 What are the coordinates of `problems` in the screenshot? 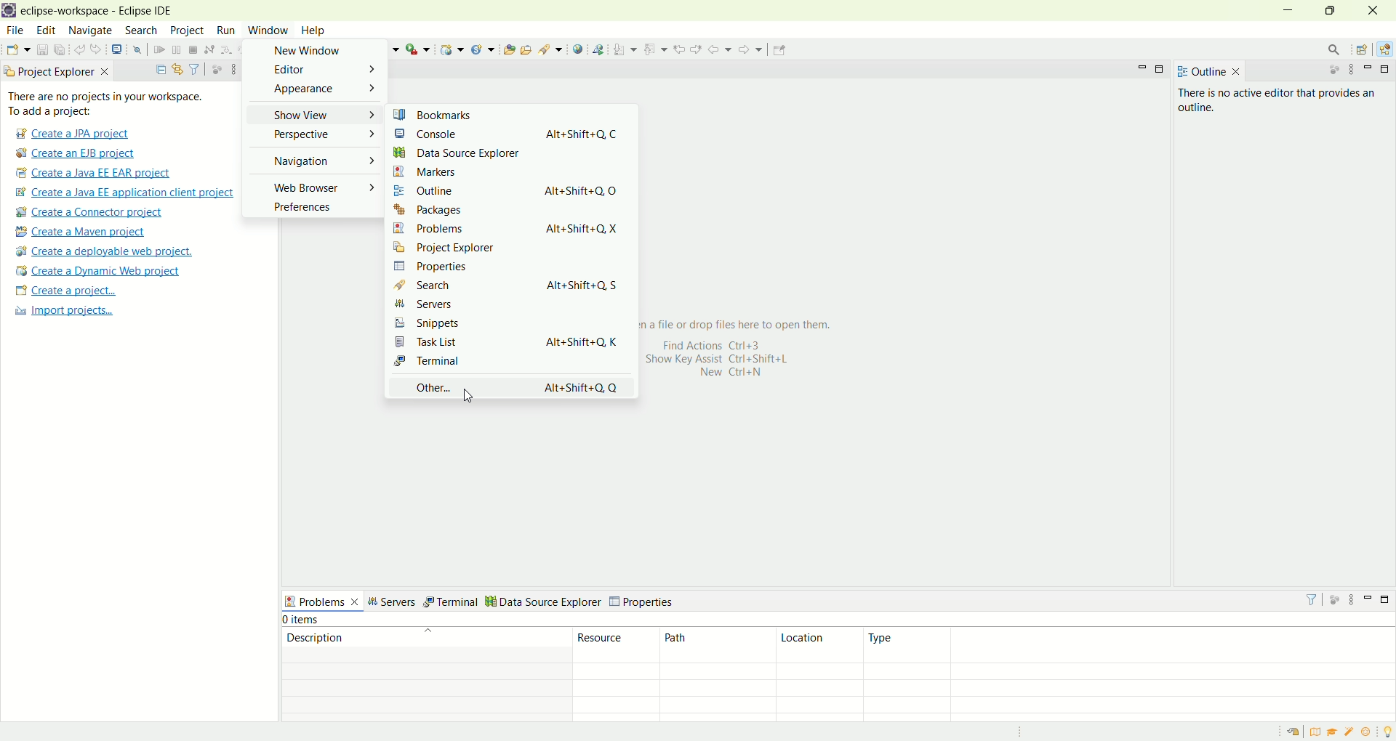 It's located at (461, 229).